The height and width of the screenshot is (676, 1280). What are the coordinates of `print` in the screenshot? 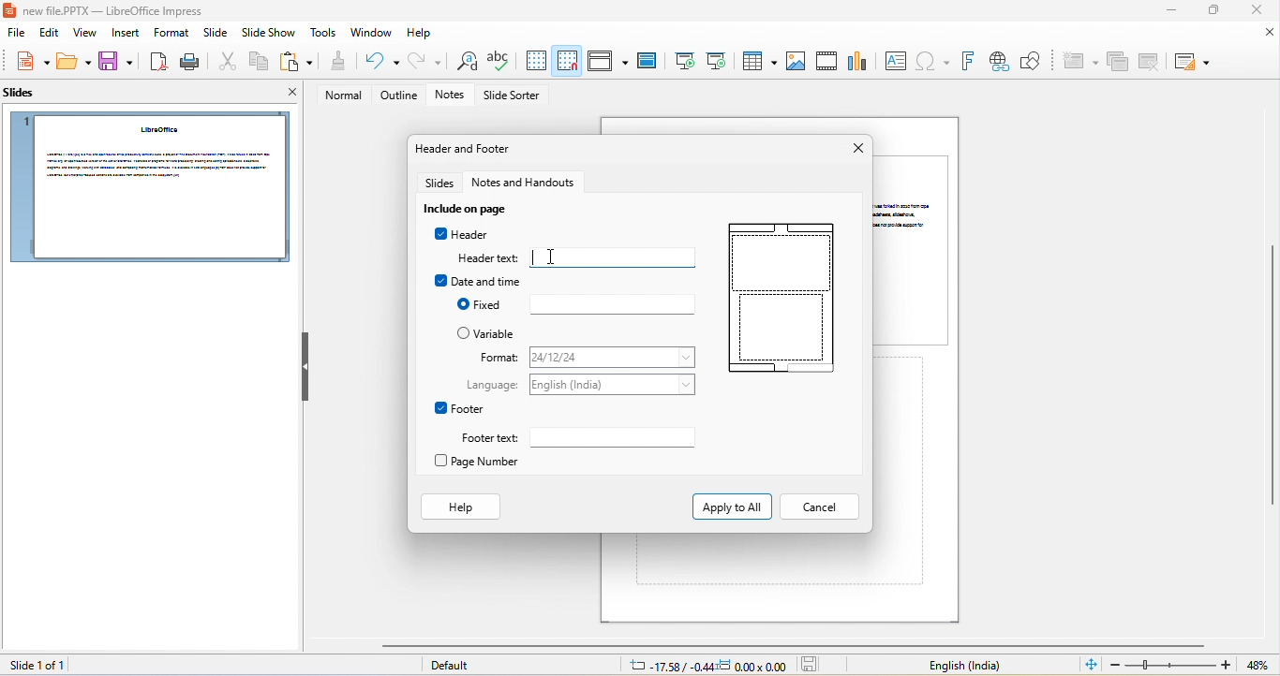 It's located at (188, 62).